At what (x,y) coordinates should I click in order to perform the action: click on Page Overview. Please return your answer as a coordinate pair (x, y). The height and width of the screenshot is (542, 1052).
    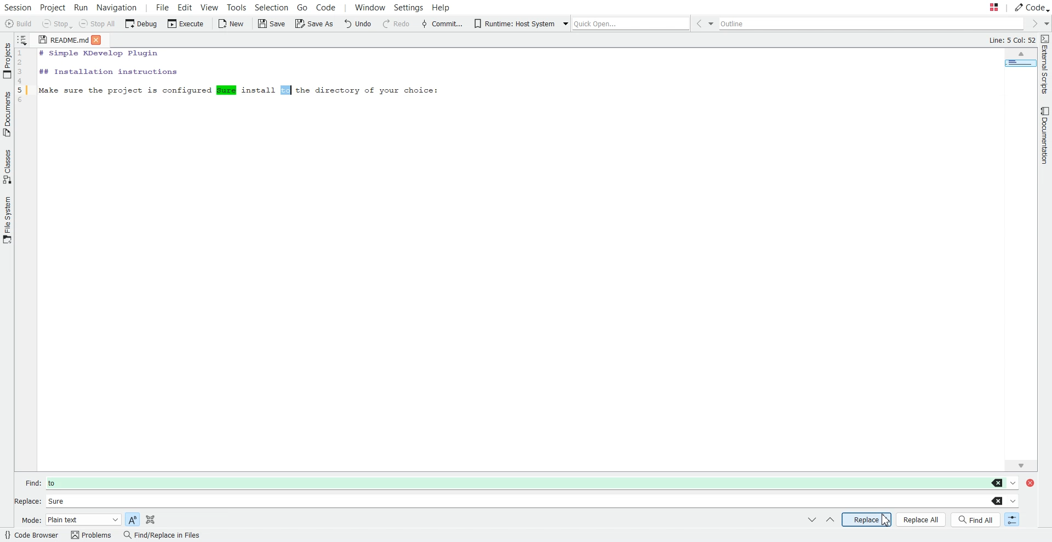
    Looking at the image, I should click on (1019, 65).